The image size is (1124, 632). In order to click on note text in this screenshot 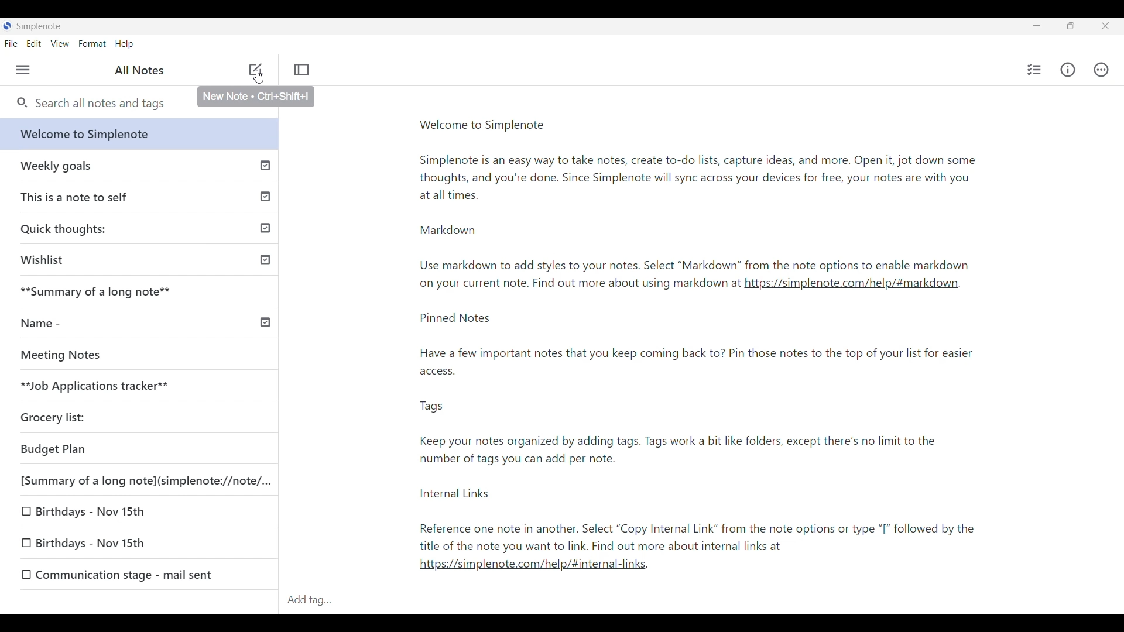, I will do `click(705, 431)`.